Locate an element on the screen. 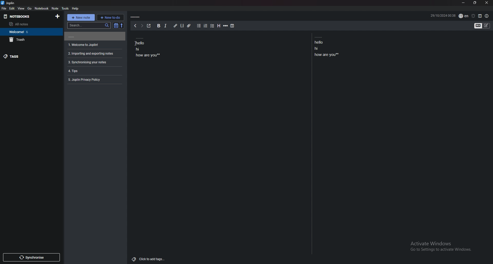  add attachment is located at coordinates (189, 26).